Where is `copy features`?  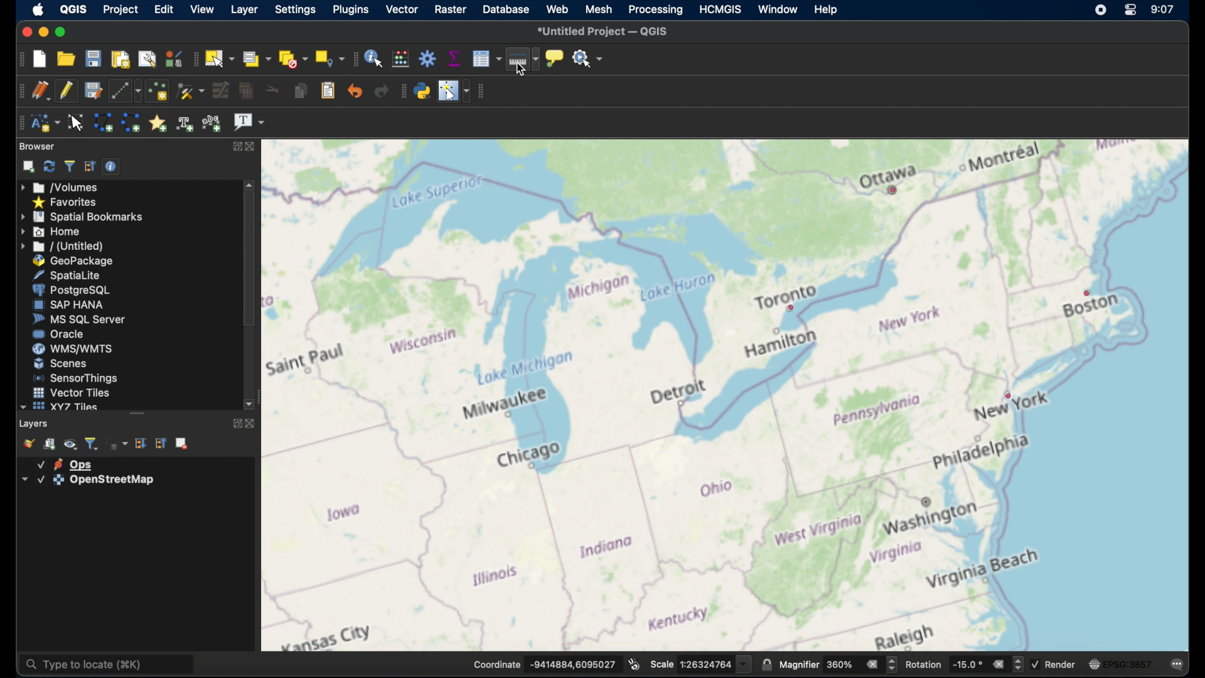
copy features is located at coordinates (299, 91).